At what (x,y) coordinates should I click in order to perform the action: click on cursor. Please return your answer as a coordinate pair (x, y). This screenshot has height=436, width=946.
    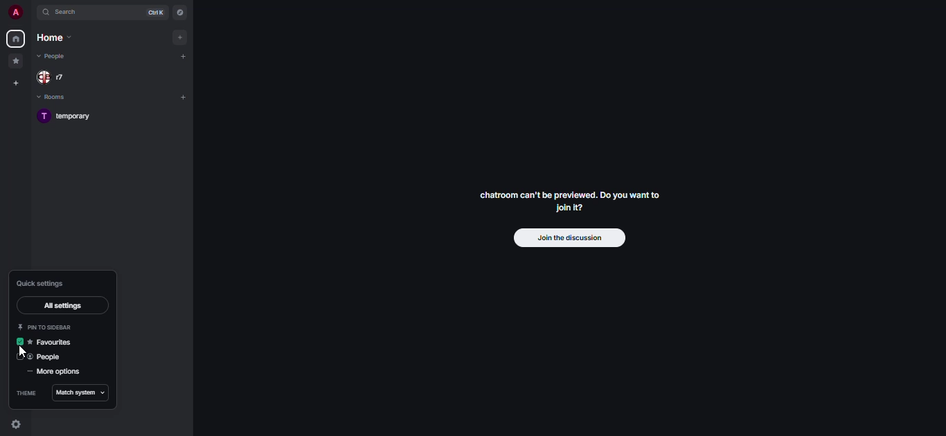
    Looking at the image, I should click on (24, 352).